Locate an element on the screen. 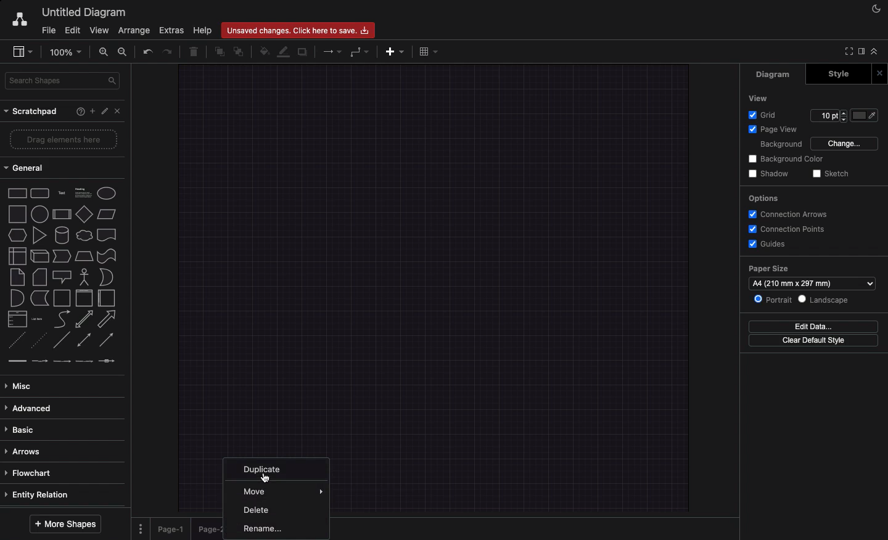  File is located at coordinates (47, 30).